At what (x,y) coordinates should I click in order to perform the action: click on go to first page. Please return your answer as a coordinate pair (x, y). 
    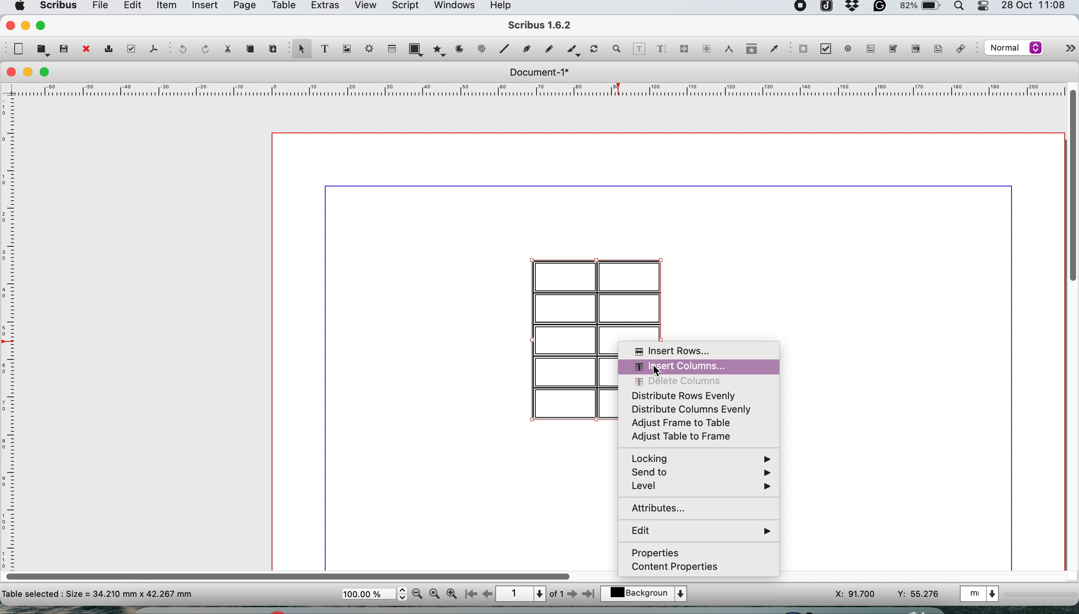
    Looking at the image, I should click on (470, 595).